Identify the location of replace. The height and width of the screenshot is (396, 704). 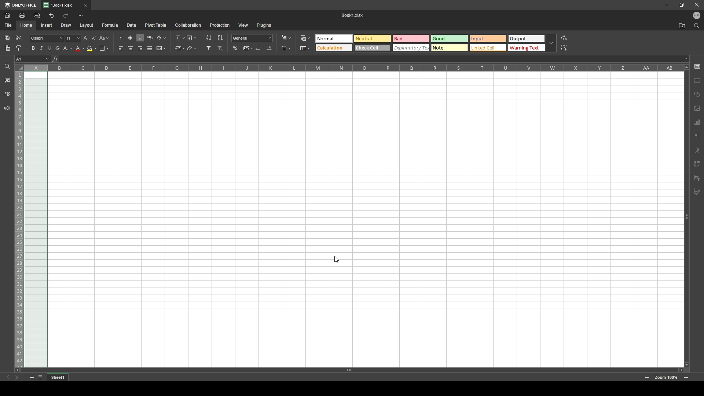
(565, 38).